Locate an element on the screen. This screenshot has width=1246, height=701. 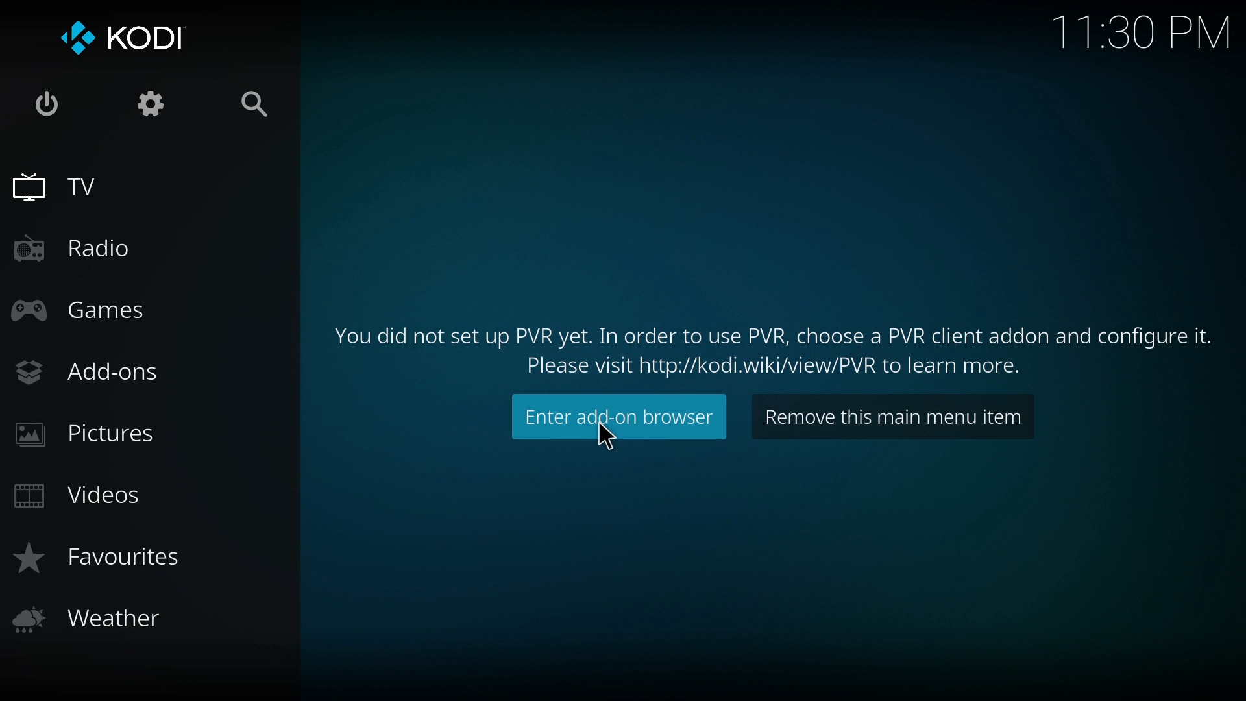
tv is located at coordinates (67, 188).